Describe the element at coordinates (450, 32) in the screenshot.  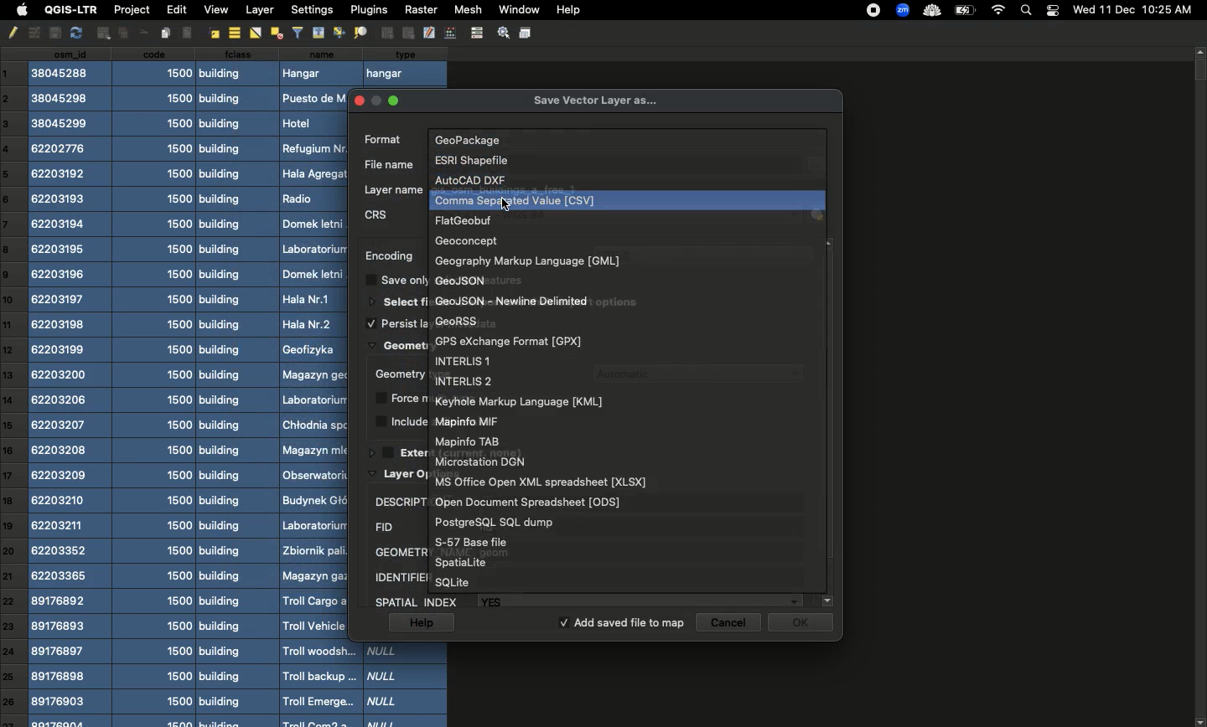
I see `Edit Points` at that location.